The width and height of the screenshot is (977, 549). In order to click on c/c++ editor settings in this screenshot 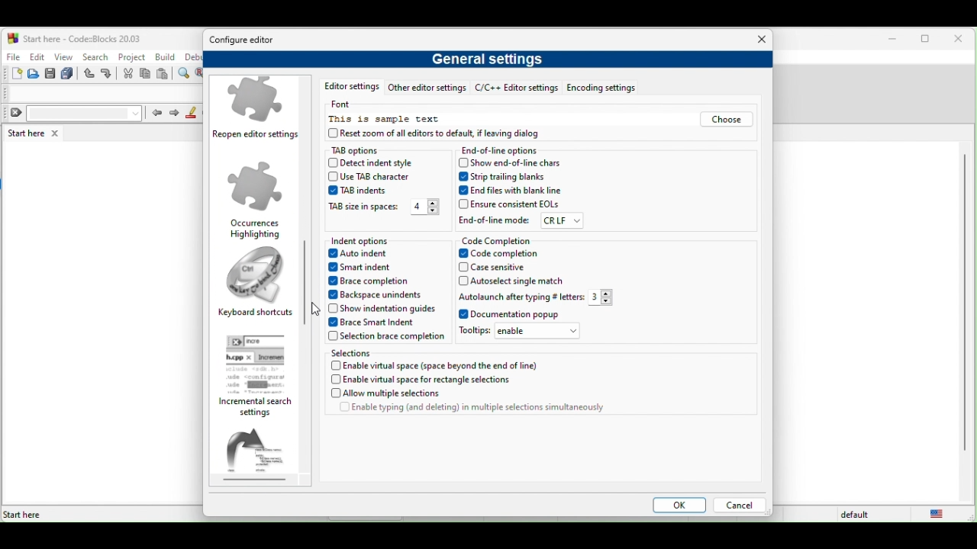, I will do `click(516, 89)`.